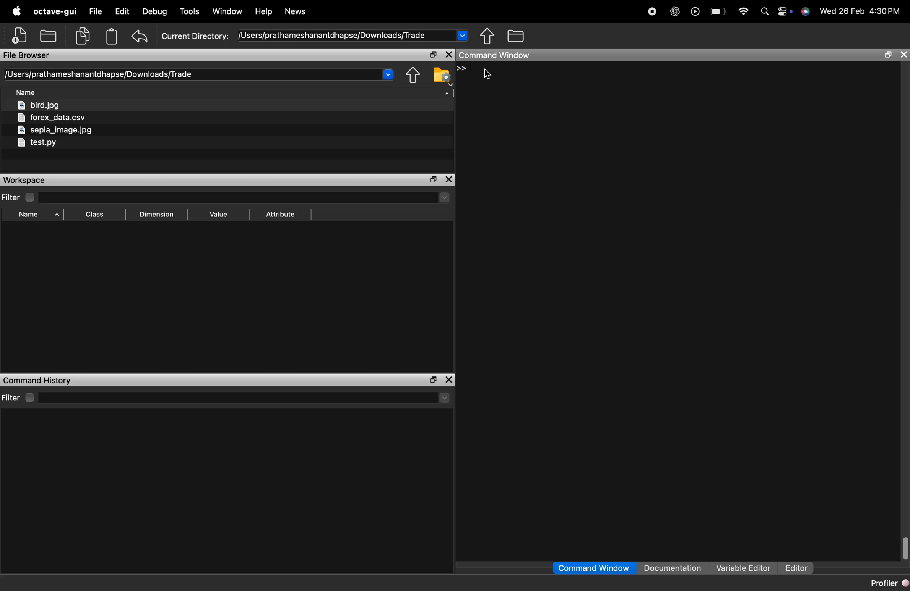 This screenshot has width=910, height=591. Describe the element at coordinates (444, 398) in the screenshot. I see `Drop-down ` at that location.